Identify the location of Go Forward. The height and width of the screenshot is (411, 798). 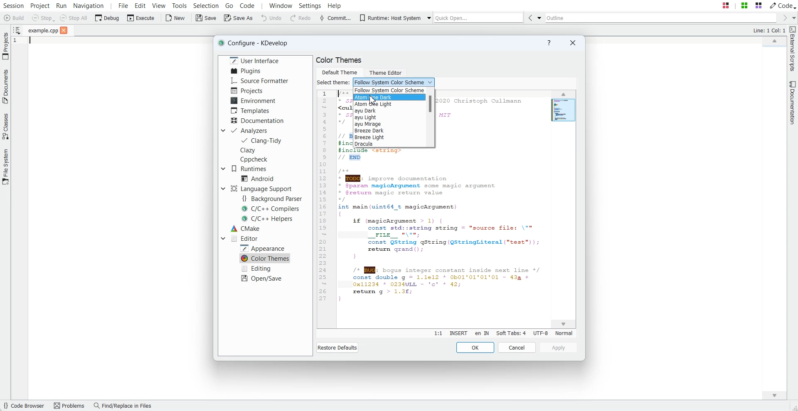
(783, 18).